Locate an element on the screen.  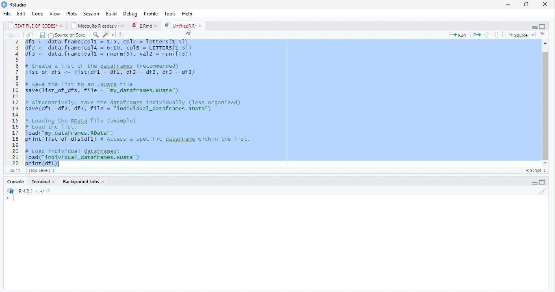
Clear is located at coordinates (544, 191).